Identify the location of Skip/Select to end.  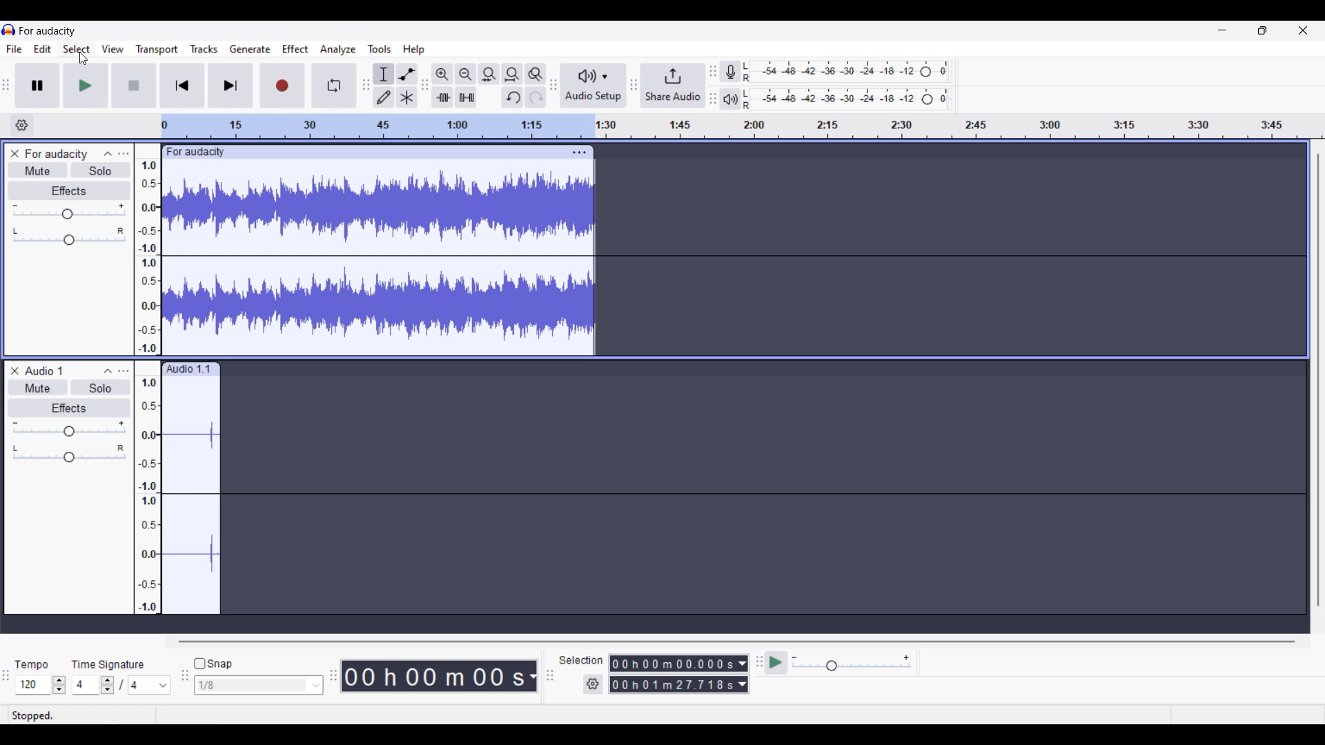
(231, 86).